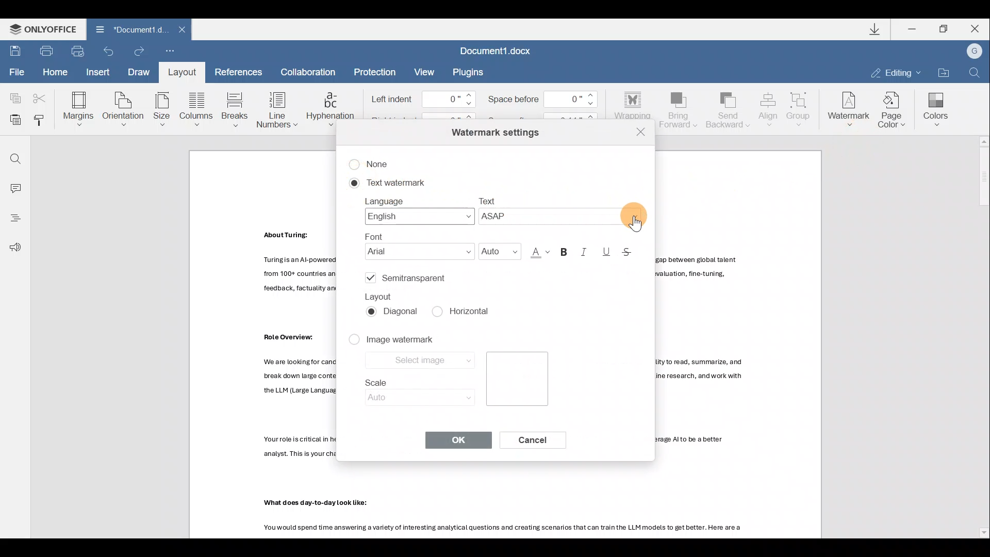 The width and height of the screenshot is (990, 557). Describe the element at coordinates (110, 51) in the screenshot. I see `Undo` at that location.